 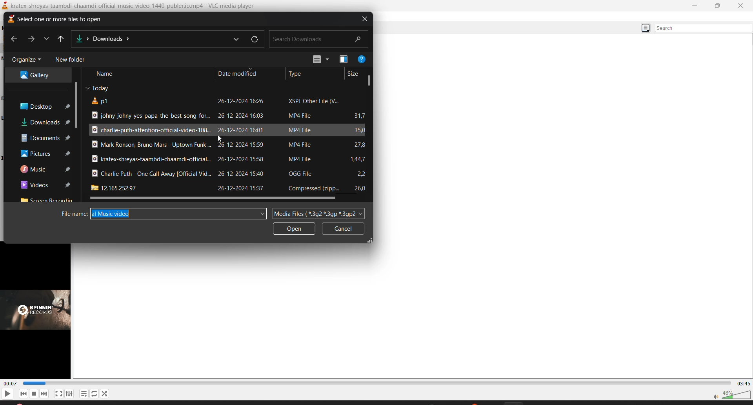 What do you see at coordinates (72, 61) in the screenshot?
I see `new folder` at bounding box center [72, 61].